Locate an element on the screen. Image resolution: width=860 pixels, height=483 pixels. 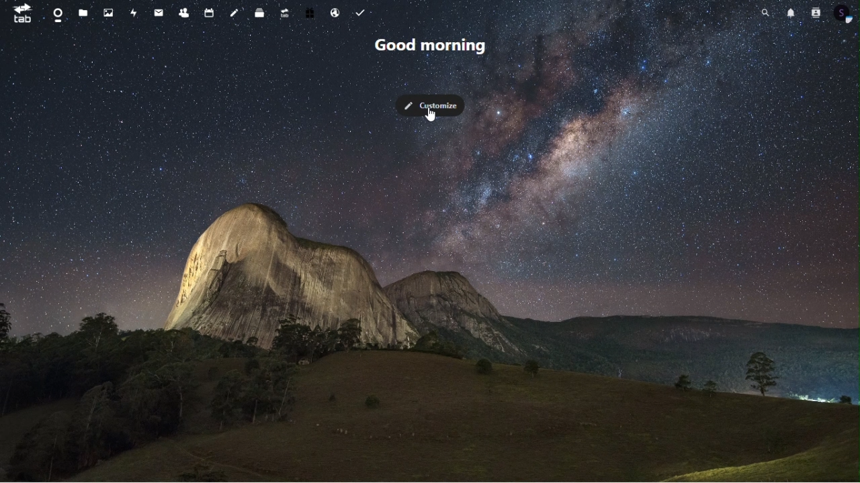
calendar is located at coordinates (208, 13).